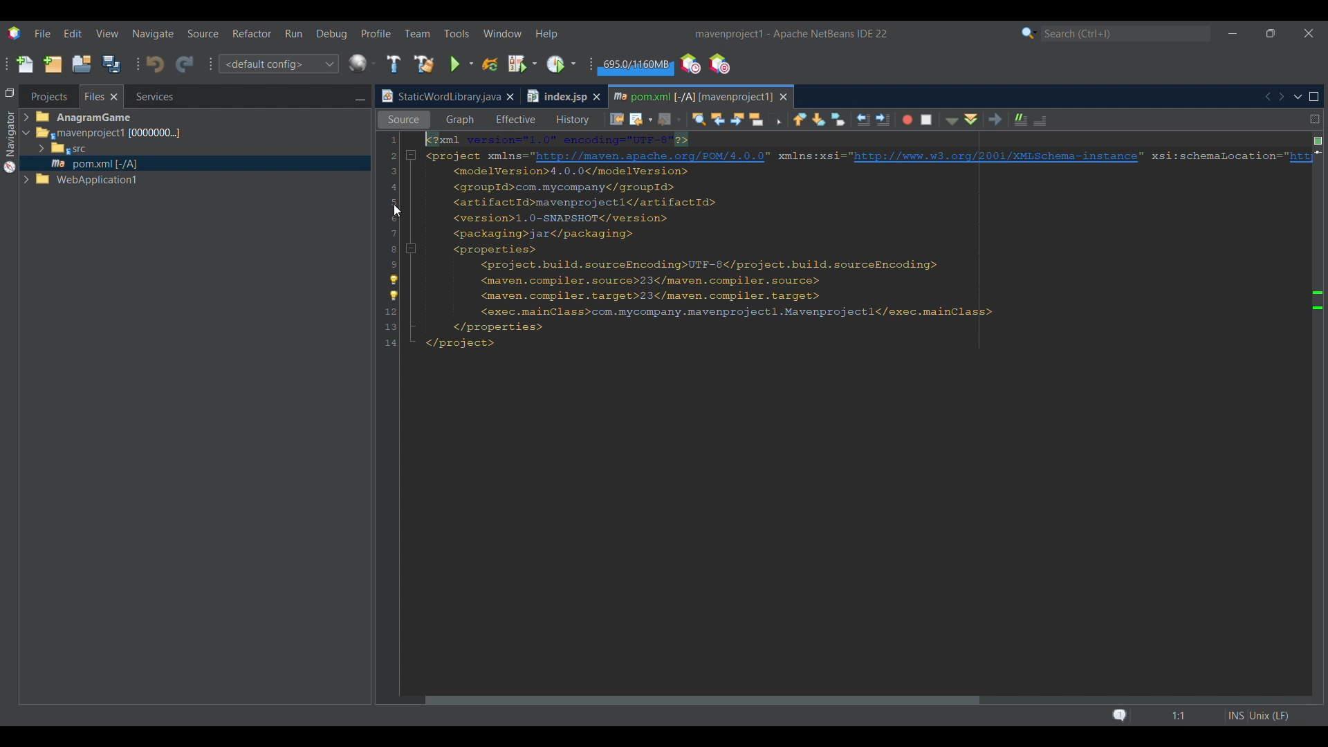 The image size is (1328, 747). I want to click on Source view, so click(400, 120).